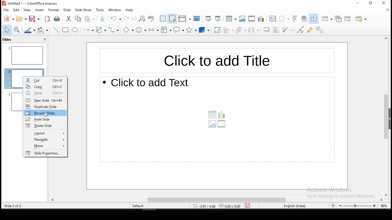 This screenshot has width=392, height=220. I want to click on insert special characters, so click(284, 19).